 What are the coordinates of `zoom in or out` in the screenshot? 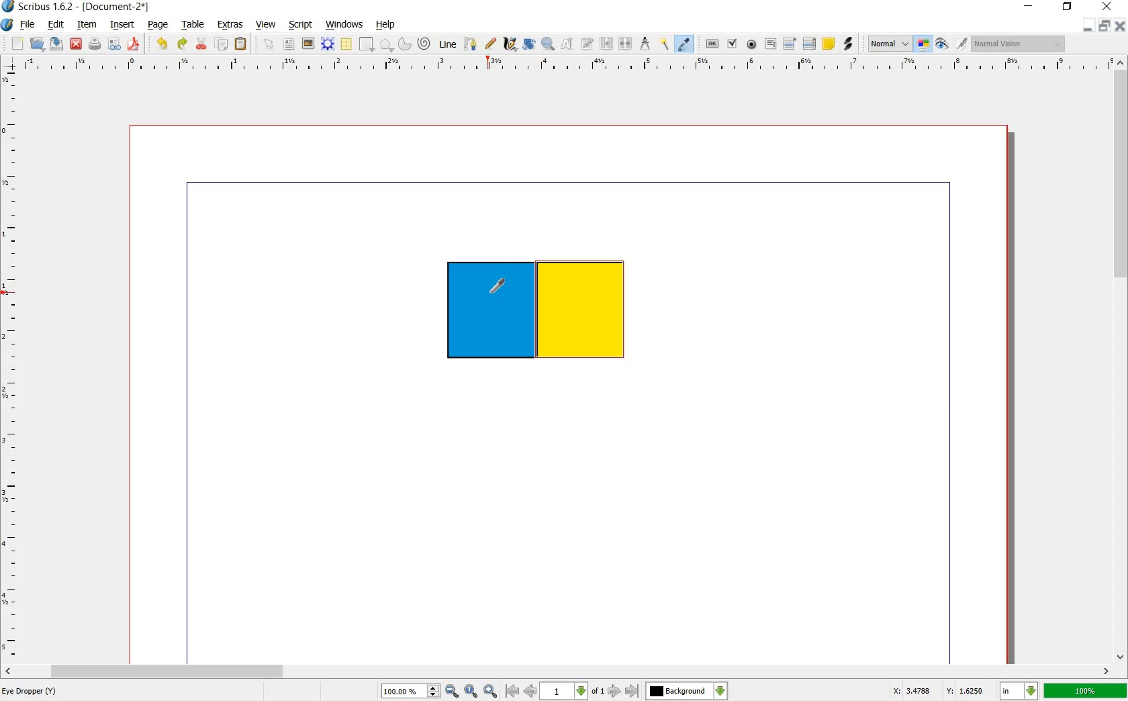 It's located at (549, 45).